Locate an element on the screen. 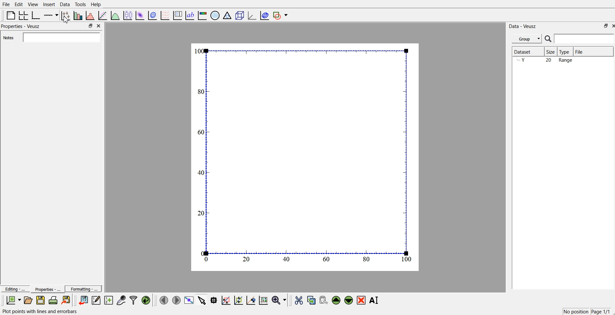 The image size is (615, 315). Cut is located at coordinates (299, 300).